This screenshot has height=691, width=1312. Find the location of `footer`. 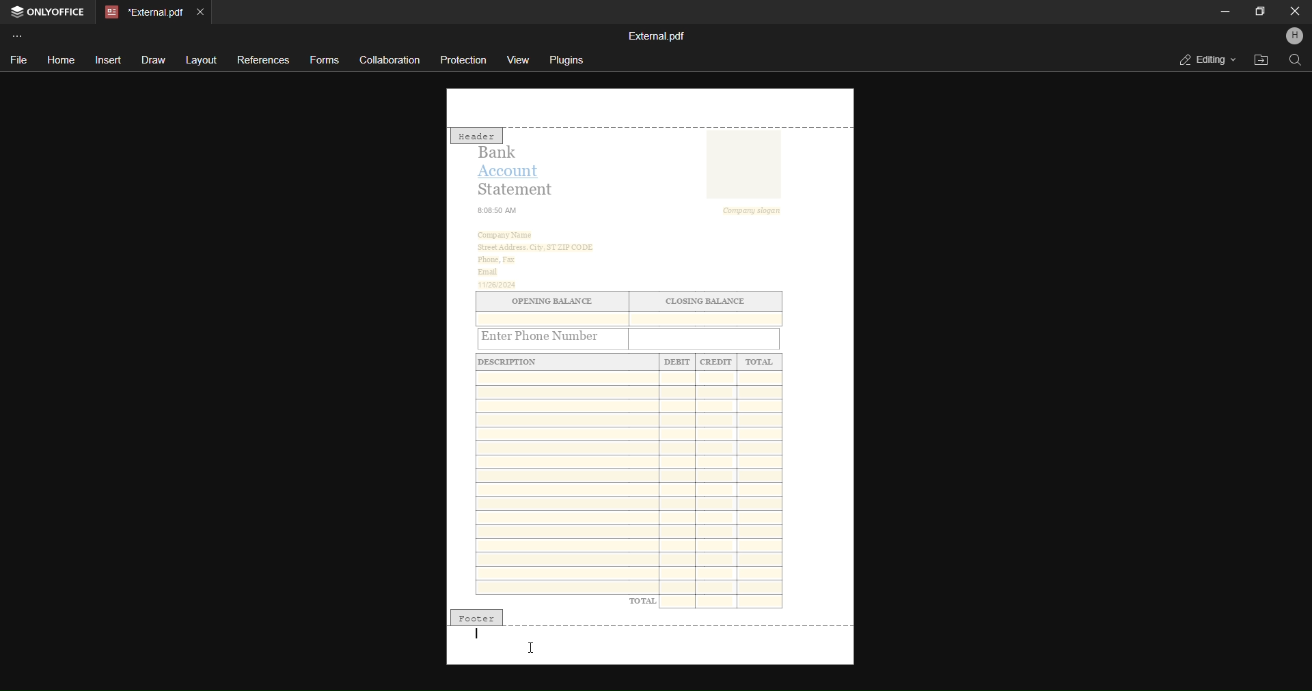

footer is located at coordinates (476, 616).